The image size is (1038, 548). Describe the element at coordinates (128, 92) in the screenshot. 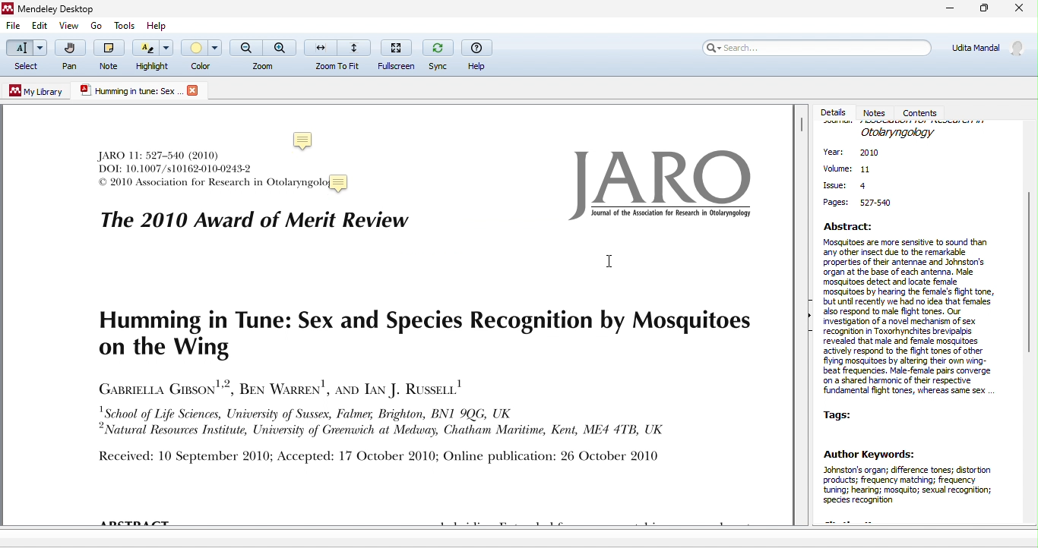

I see `pdf title` at that location.